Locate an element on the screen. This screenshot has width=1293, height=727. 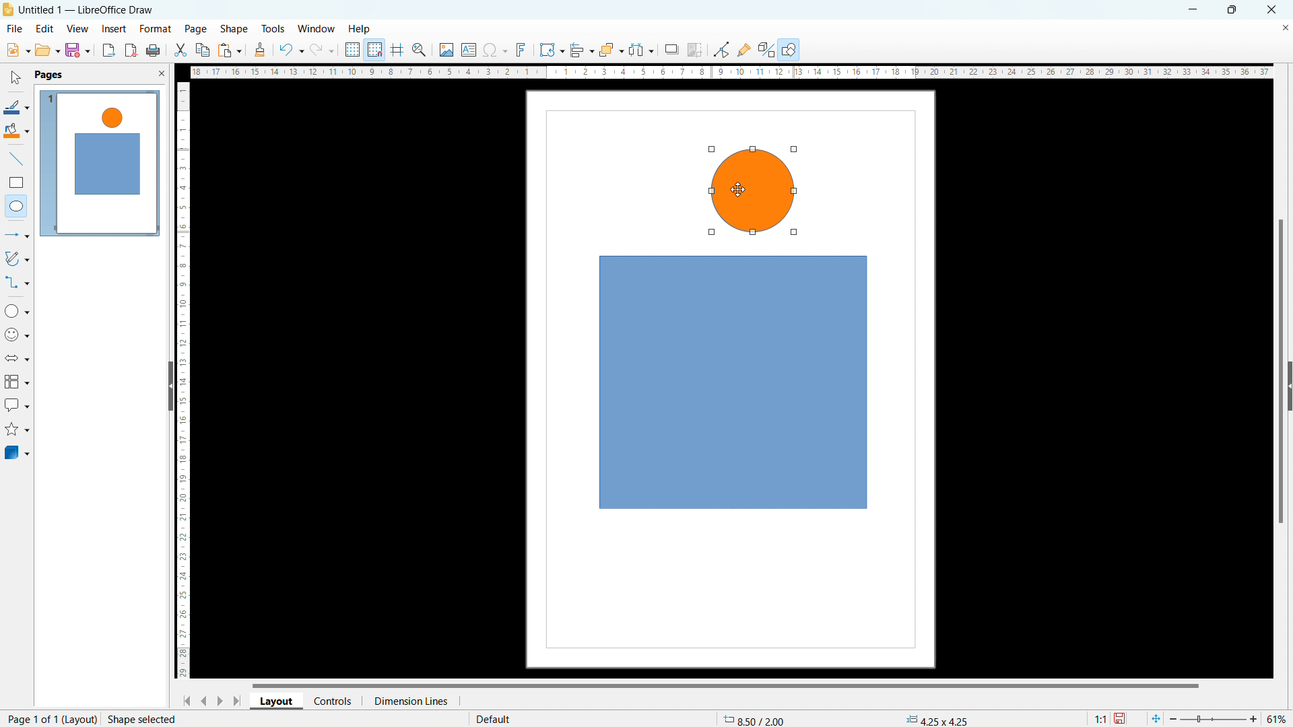
page is located at coordinates (196, 28).